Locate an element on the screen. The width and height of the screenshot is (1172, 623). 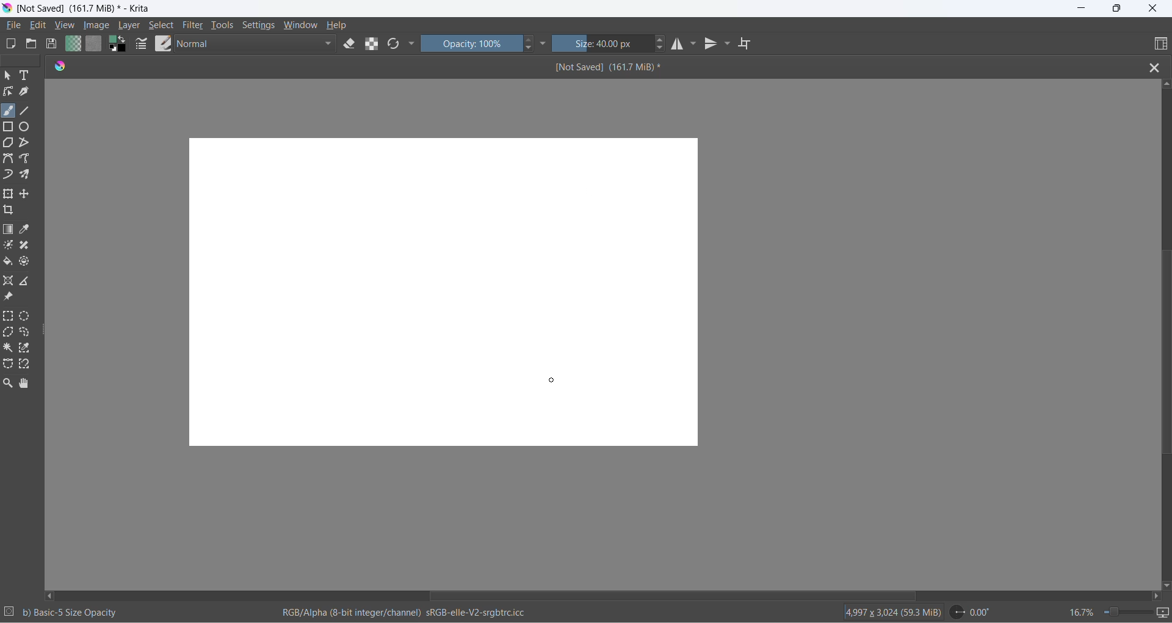
resize is located at coordinates (45, 332).